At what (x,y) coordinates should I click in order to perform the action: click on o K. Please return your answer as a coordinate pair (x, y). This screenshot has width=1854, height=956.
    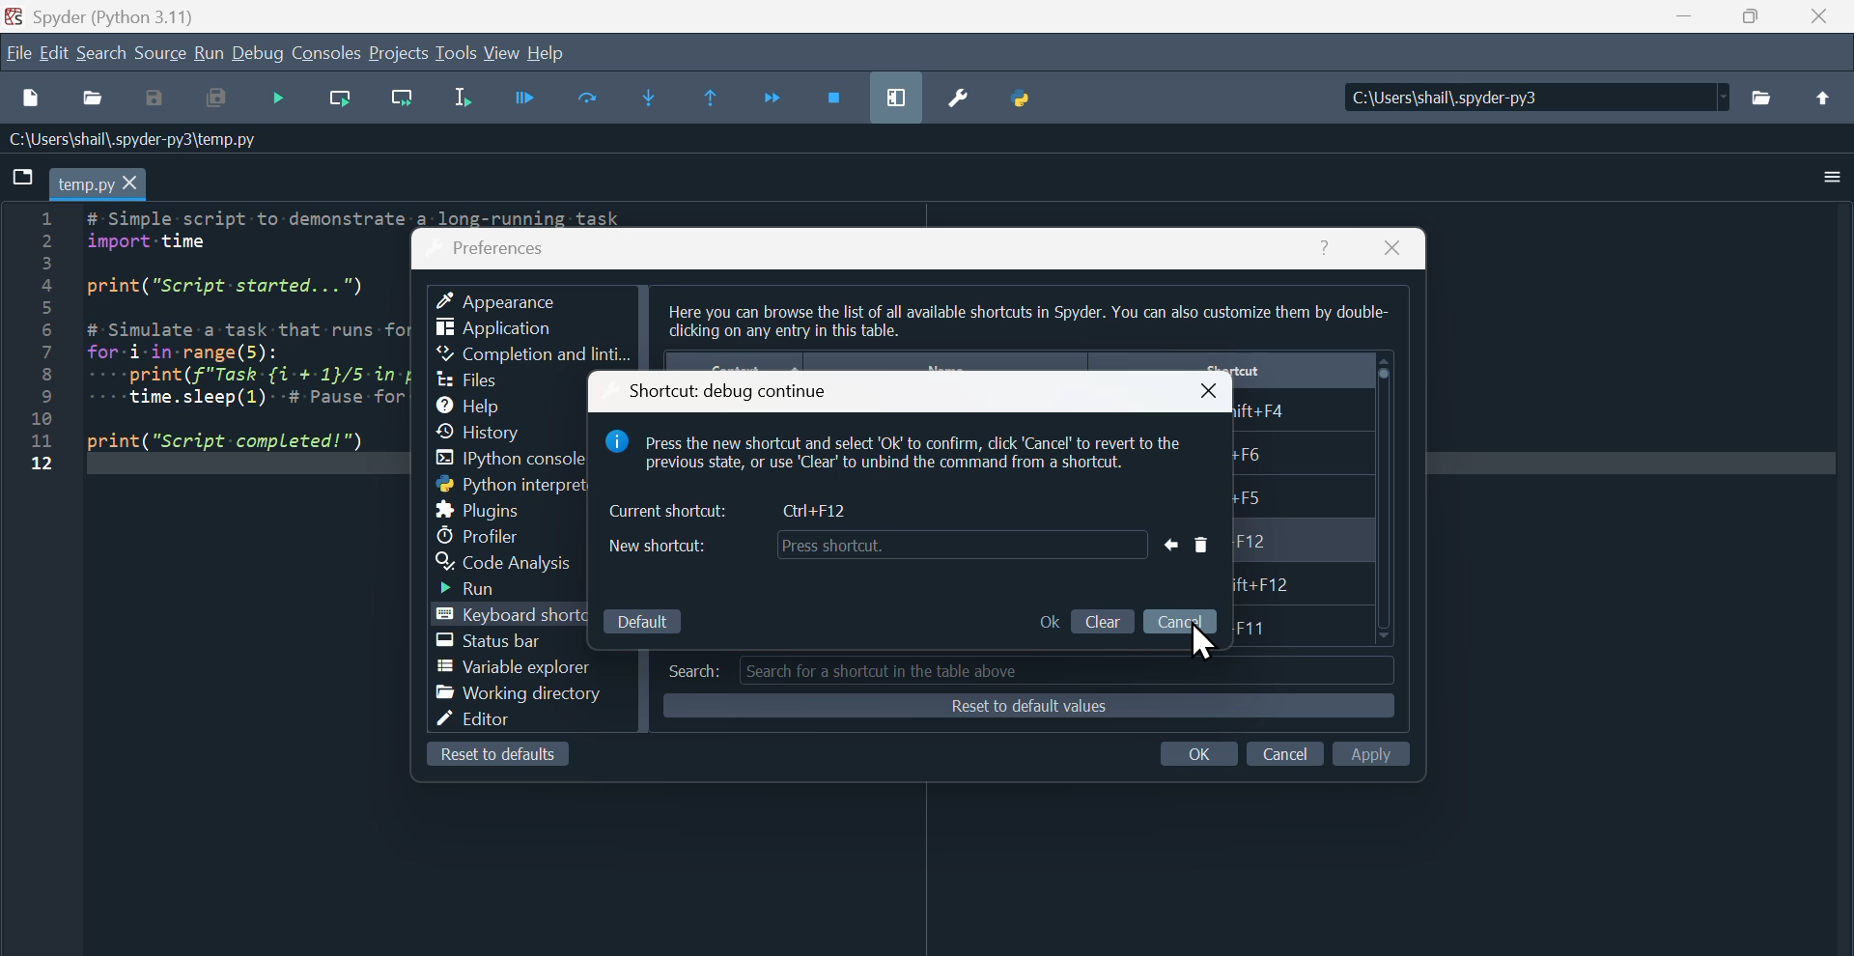
    Looking at the image, I should click on (1046, 620).